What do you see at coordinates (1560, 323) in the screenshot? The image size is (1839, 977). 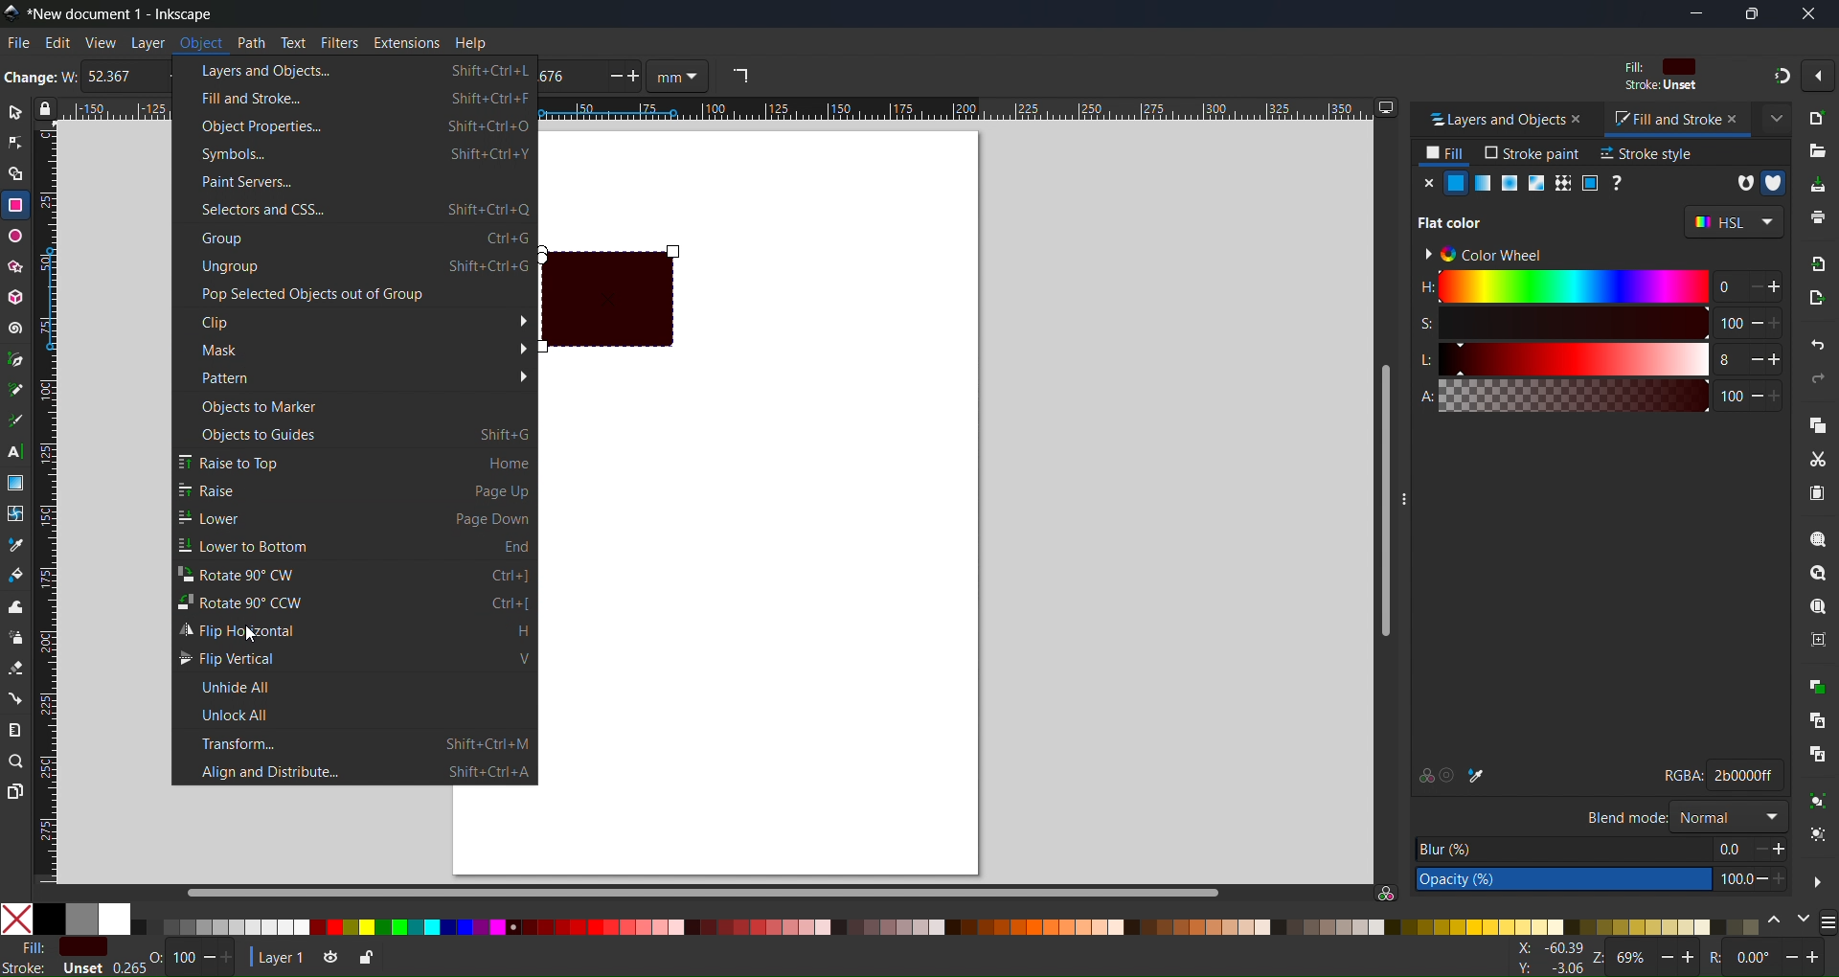 I see `Saturation` at bounding box center [1560, 323].